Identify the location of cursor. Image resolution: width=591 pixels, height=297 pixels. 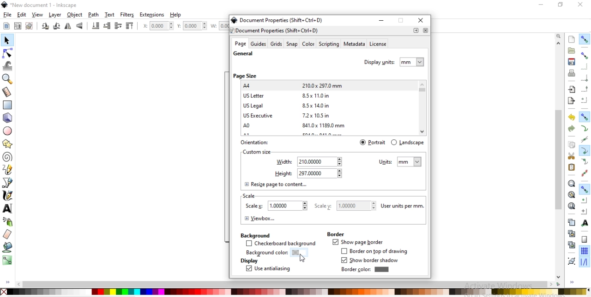
(303, 259).